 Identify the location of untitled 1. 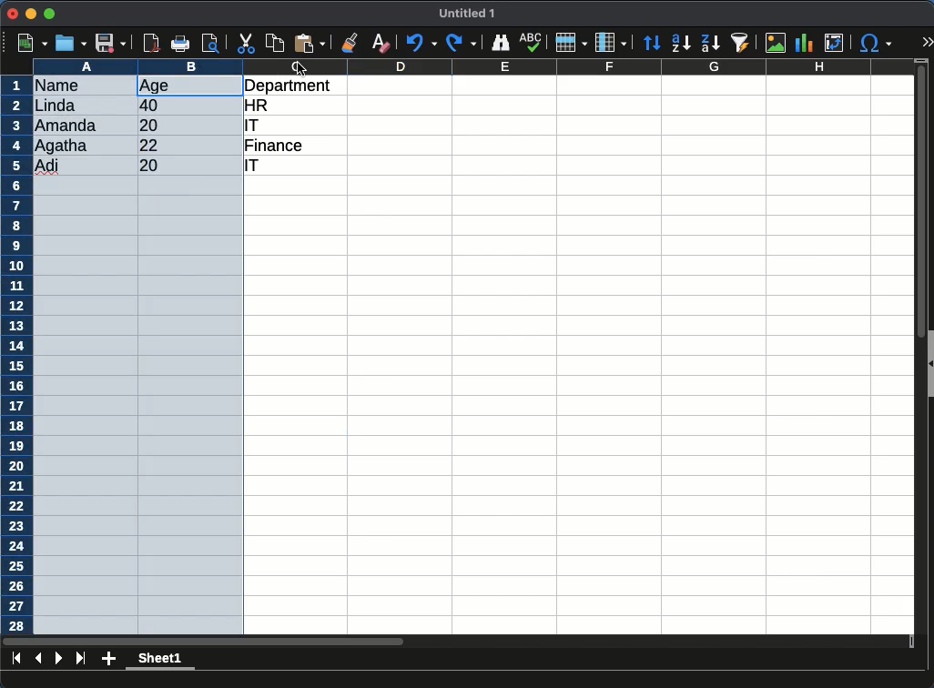
(468, 14).